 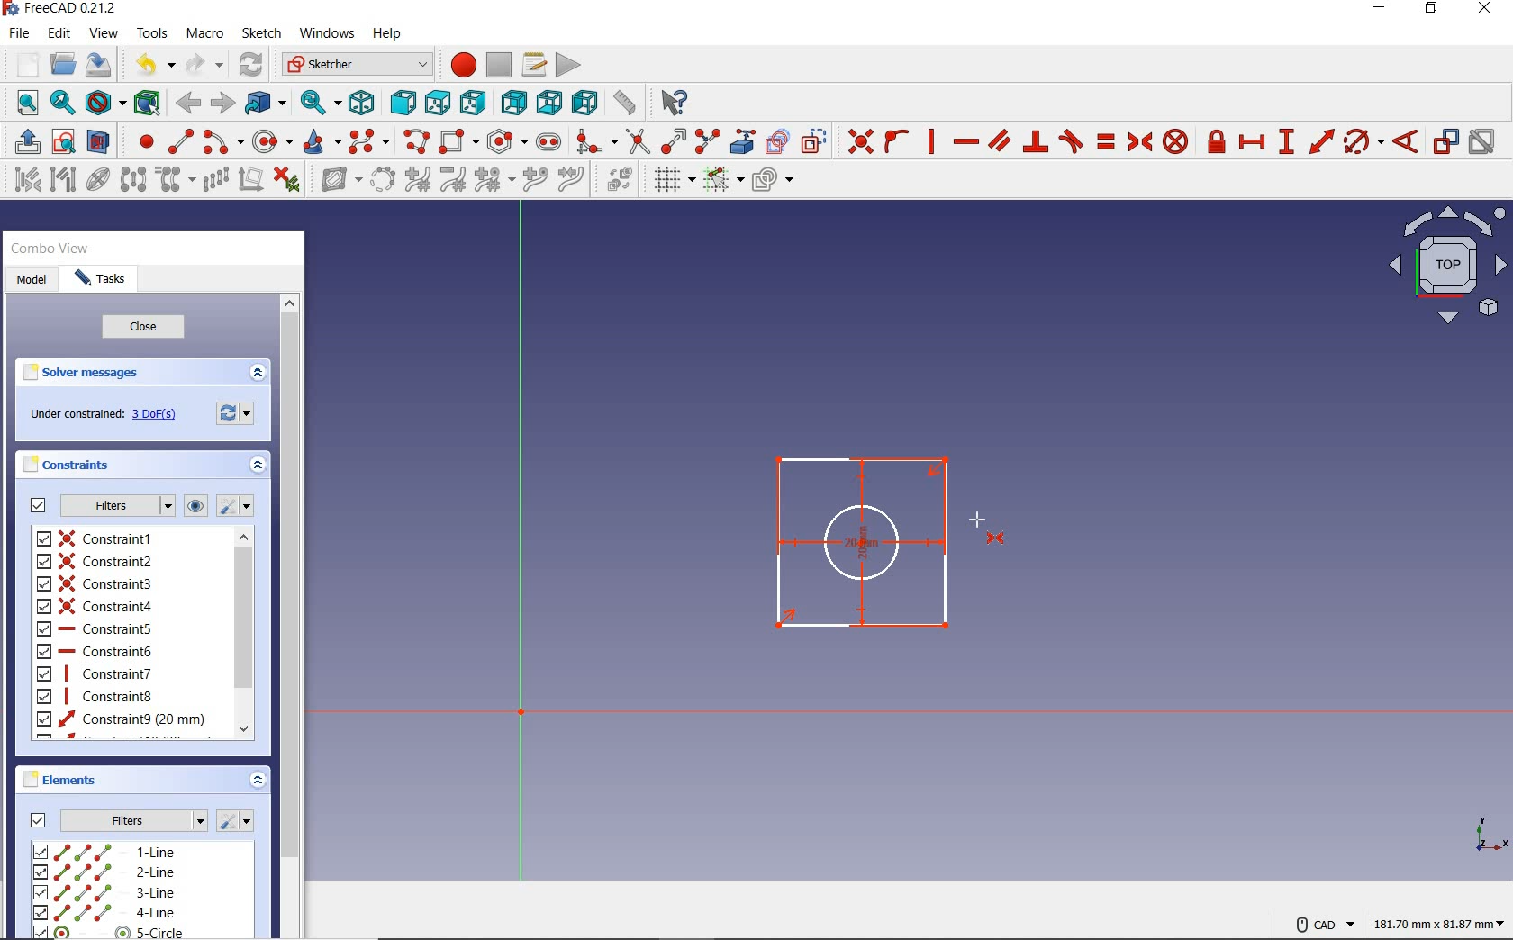 What do you see at coordinates (1000, 140) in the screenshot?
I see `constrain parallel` at bounding box center [1000, 140].